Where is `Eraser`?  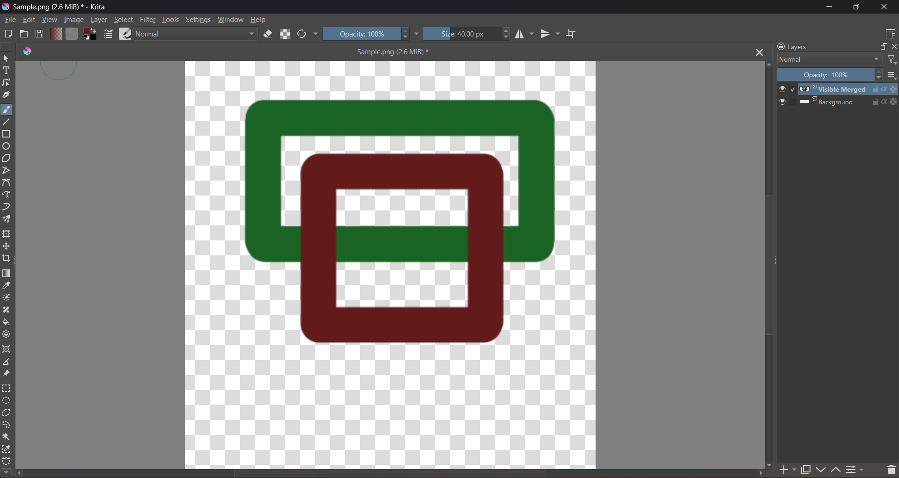 Eraser is located at coordinates (269, 35).